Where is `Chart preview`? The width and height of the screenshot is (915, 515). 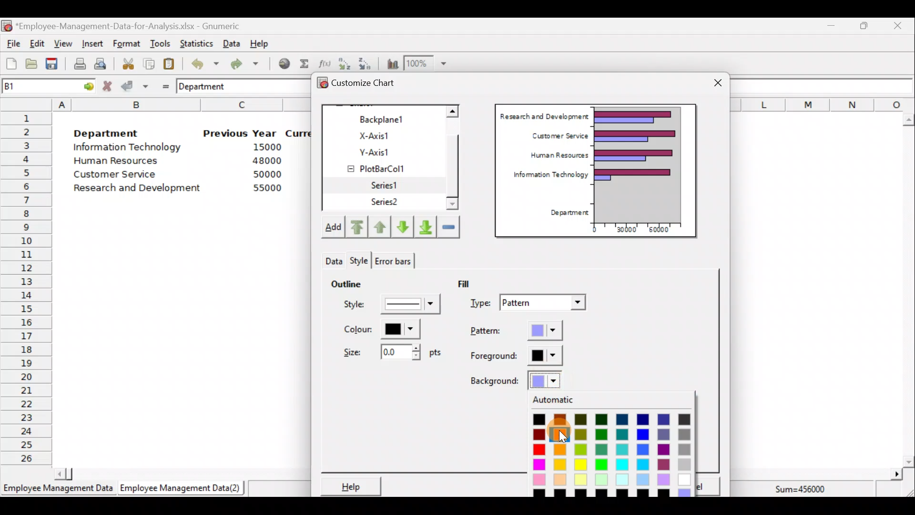
Chart preview is located at coordinates (644, 164).